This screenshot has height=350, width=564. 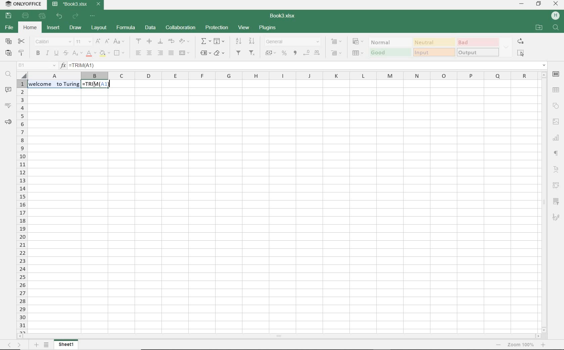 I want to click on formula, so click(x=126, y=27).